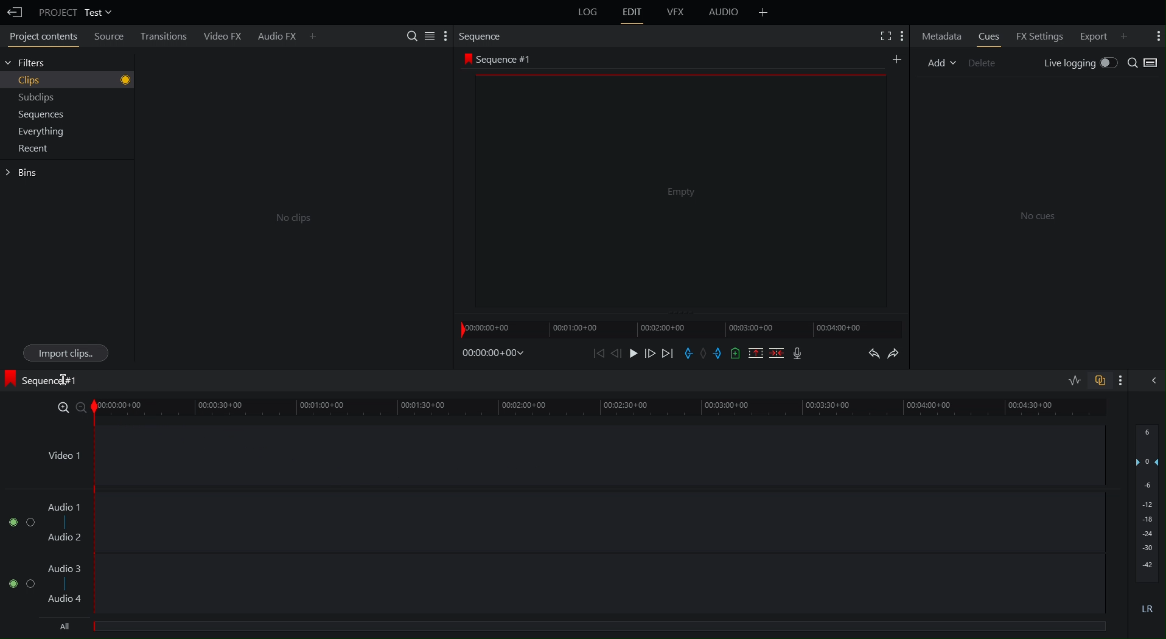  What do you see at coordinates (1125, 380) in the screenshot?
I see `More` at bounding box center [1125, 380].